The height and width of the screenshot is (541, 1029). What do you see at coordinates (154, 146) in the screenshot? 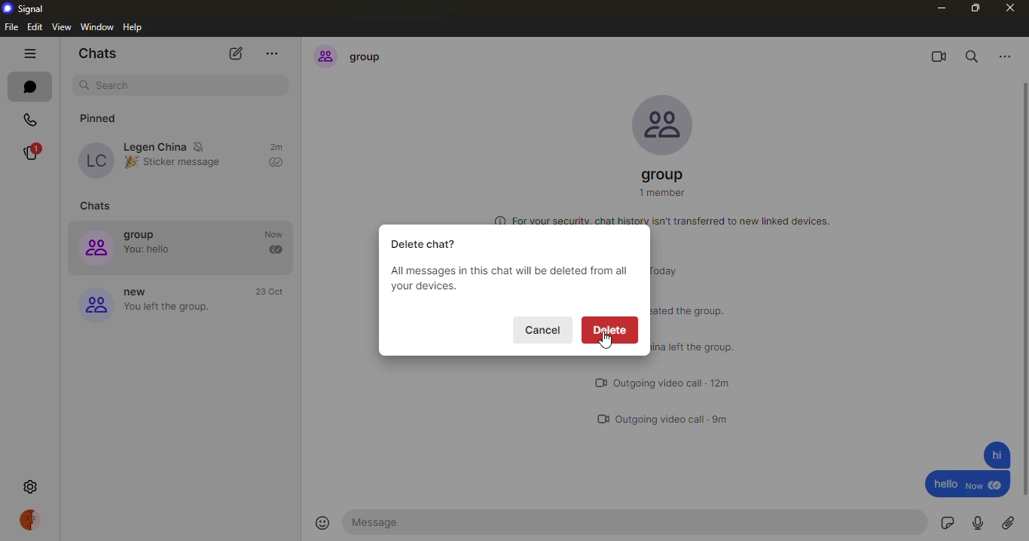
I see `Legen China` at bounding box center [154, 146].